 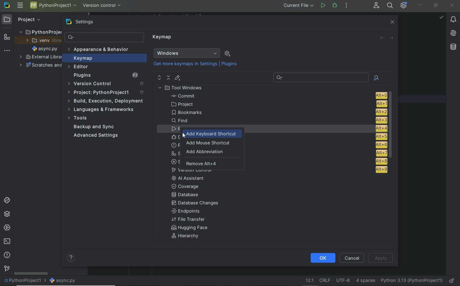 I want to click on Bookmarks, so click(x=278, y=112).